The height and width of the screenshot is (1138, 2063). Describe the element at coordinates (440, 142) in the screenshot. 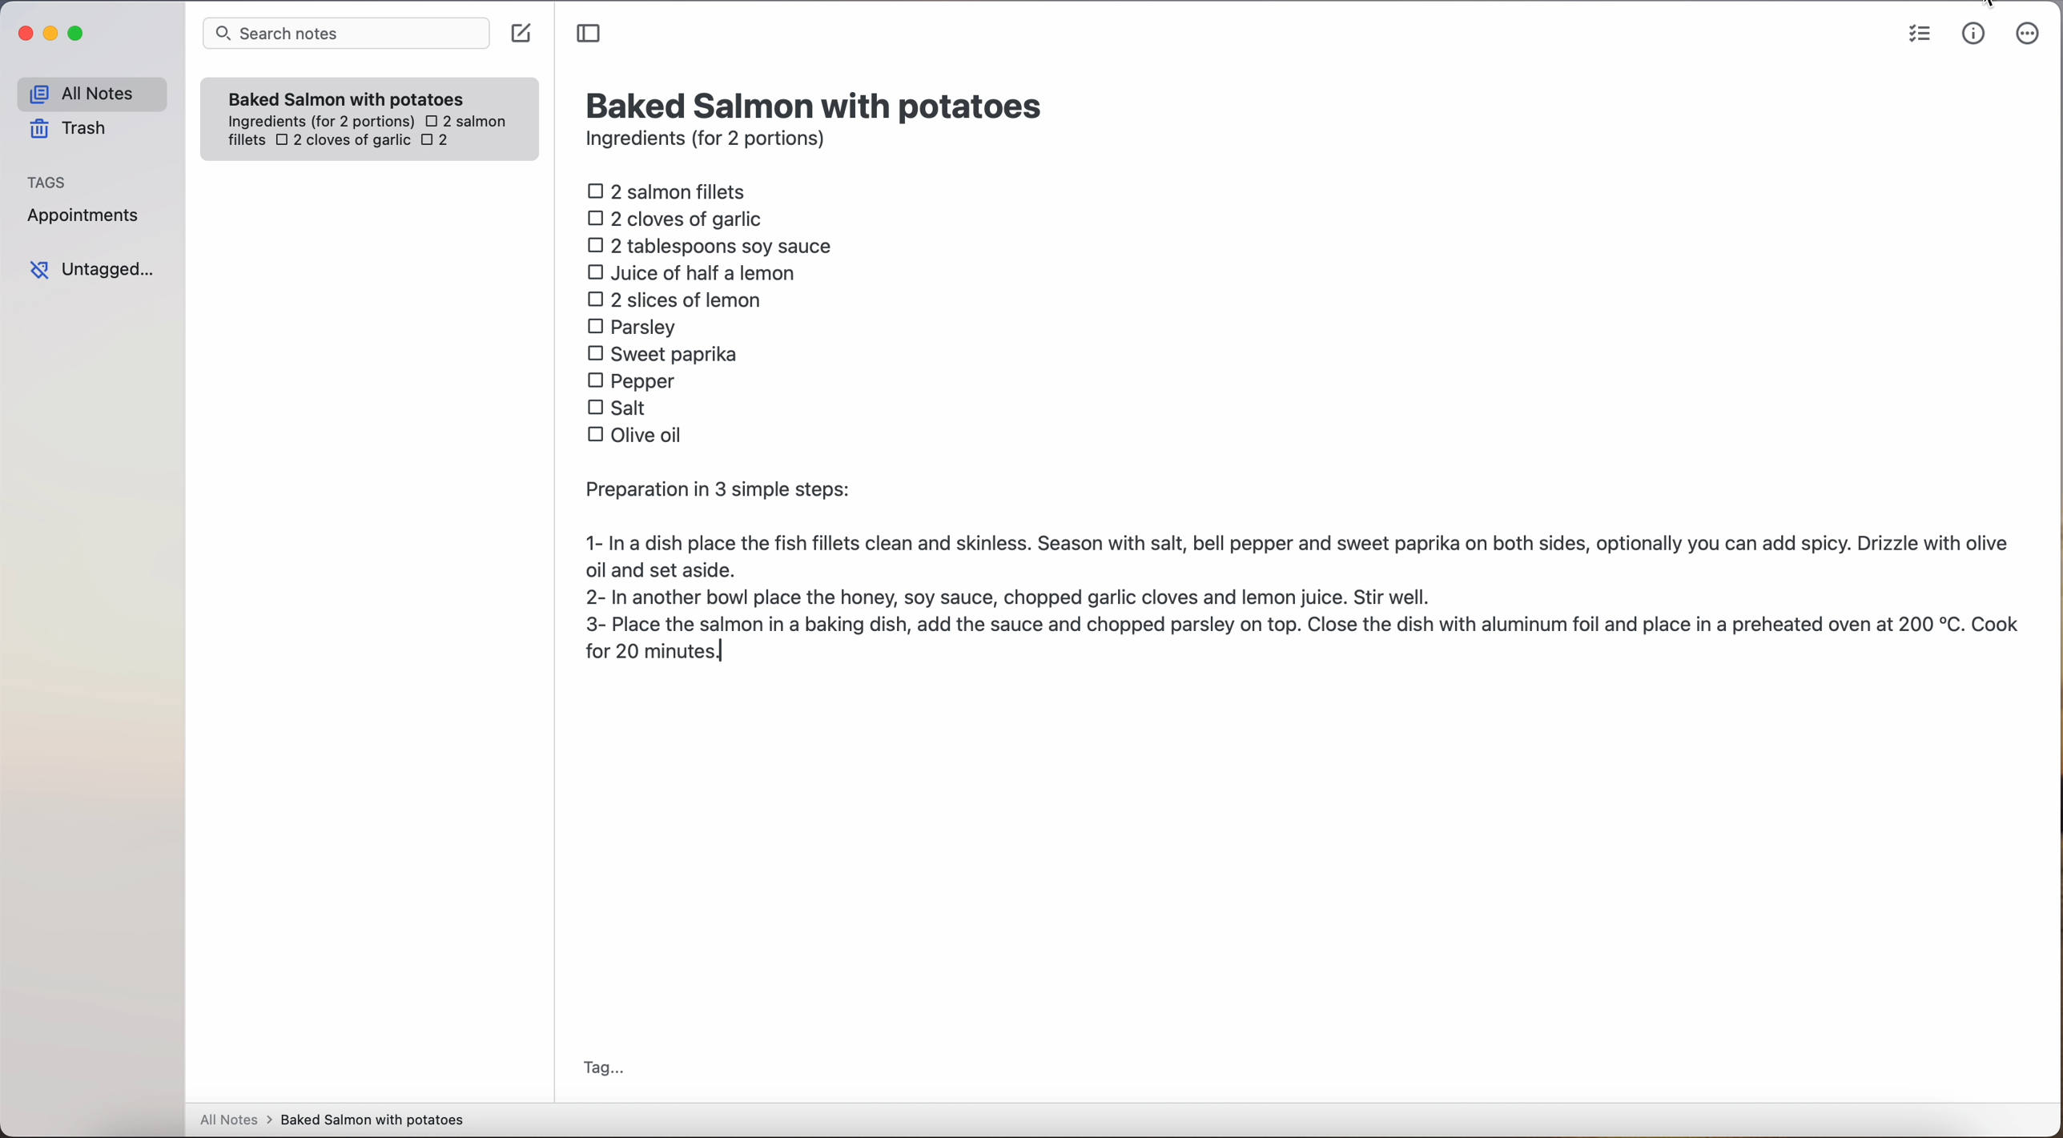

I see `2 ` at that location.